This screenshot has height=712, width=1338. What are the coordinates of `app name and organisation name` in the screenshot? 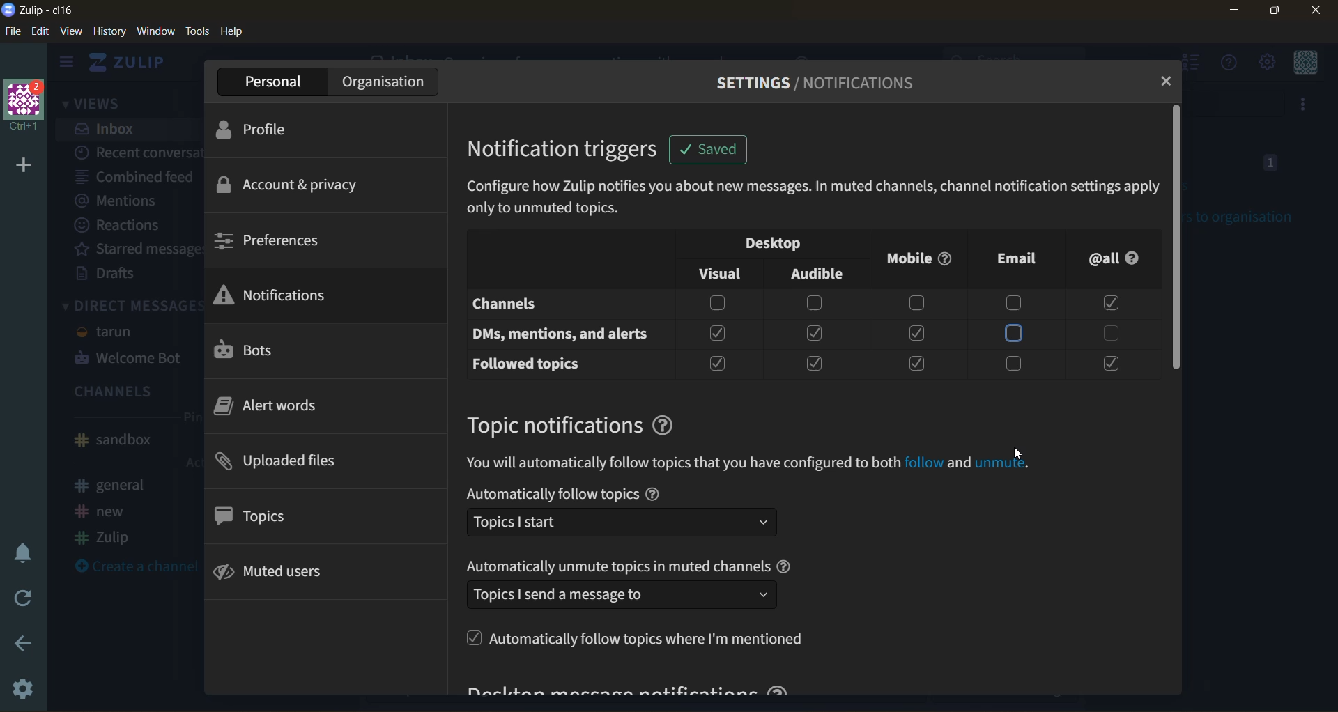 It's located at (45, 10).